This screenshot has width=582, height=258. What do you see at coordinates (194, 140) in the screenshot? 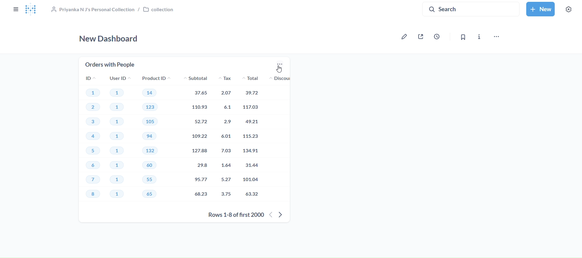
I see `subtotal` at bounding box center [194, 140].